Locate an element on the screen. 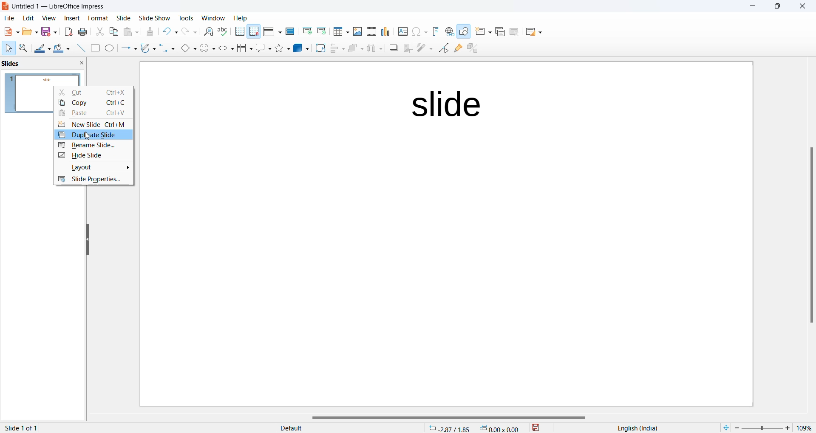 This screenshot has width=816, height=433. cursor is located at coordinates (83, 136).